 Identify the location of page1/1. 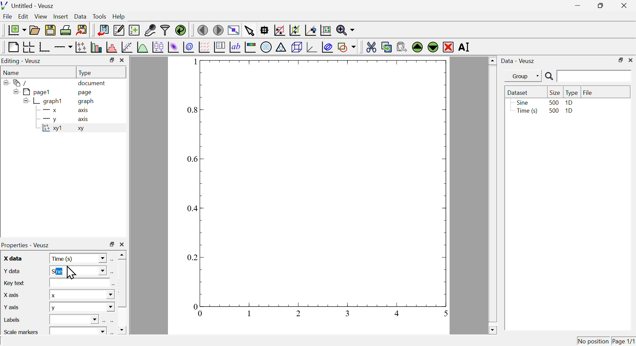
(624, 340).